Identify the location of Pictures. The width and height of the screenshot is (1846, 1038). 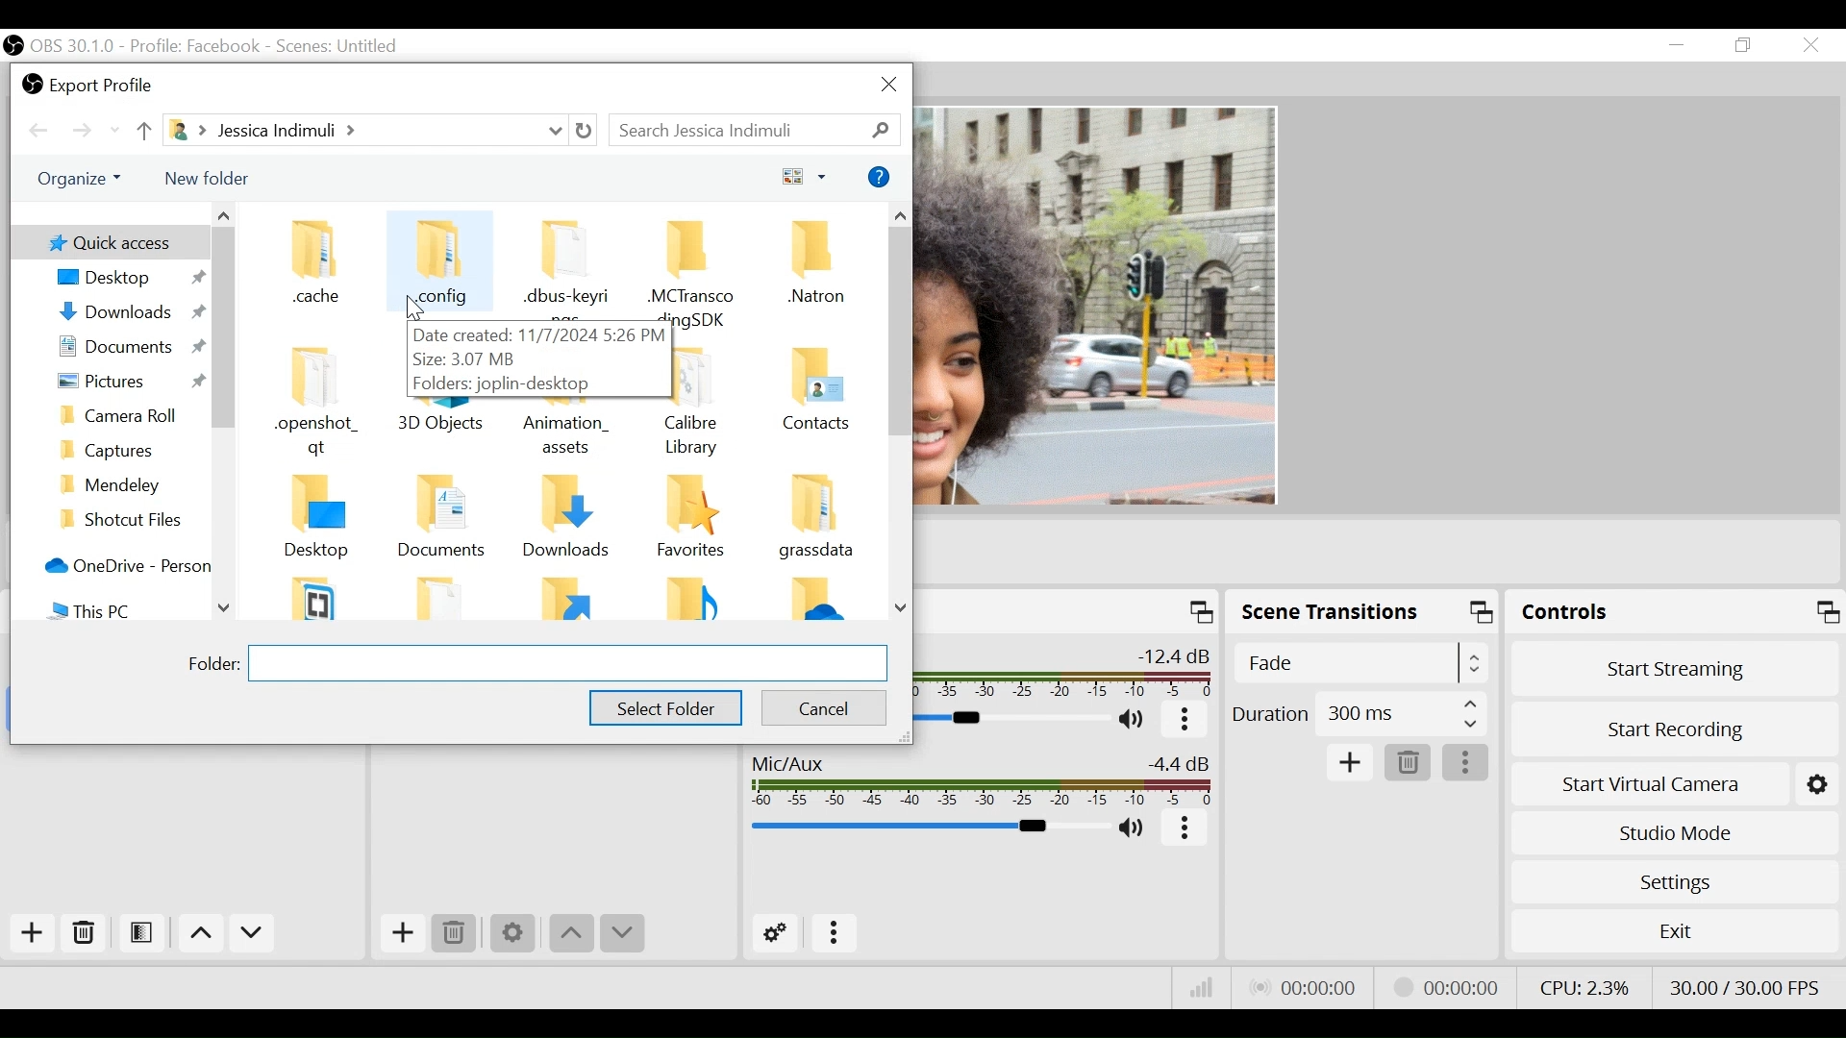
(125, 382).